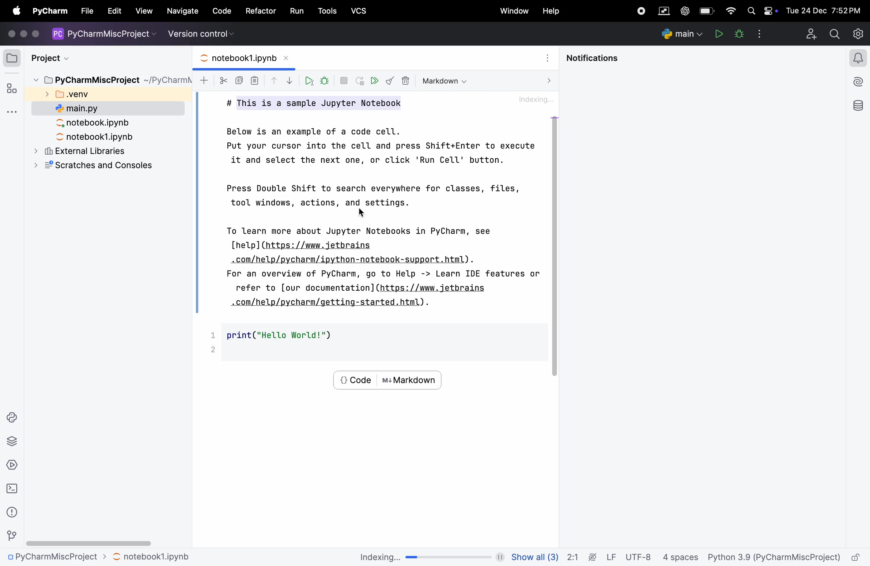 This screenshot has height=566, width=870. I want to click on drop up, so click(273, 82).